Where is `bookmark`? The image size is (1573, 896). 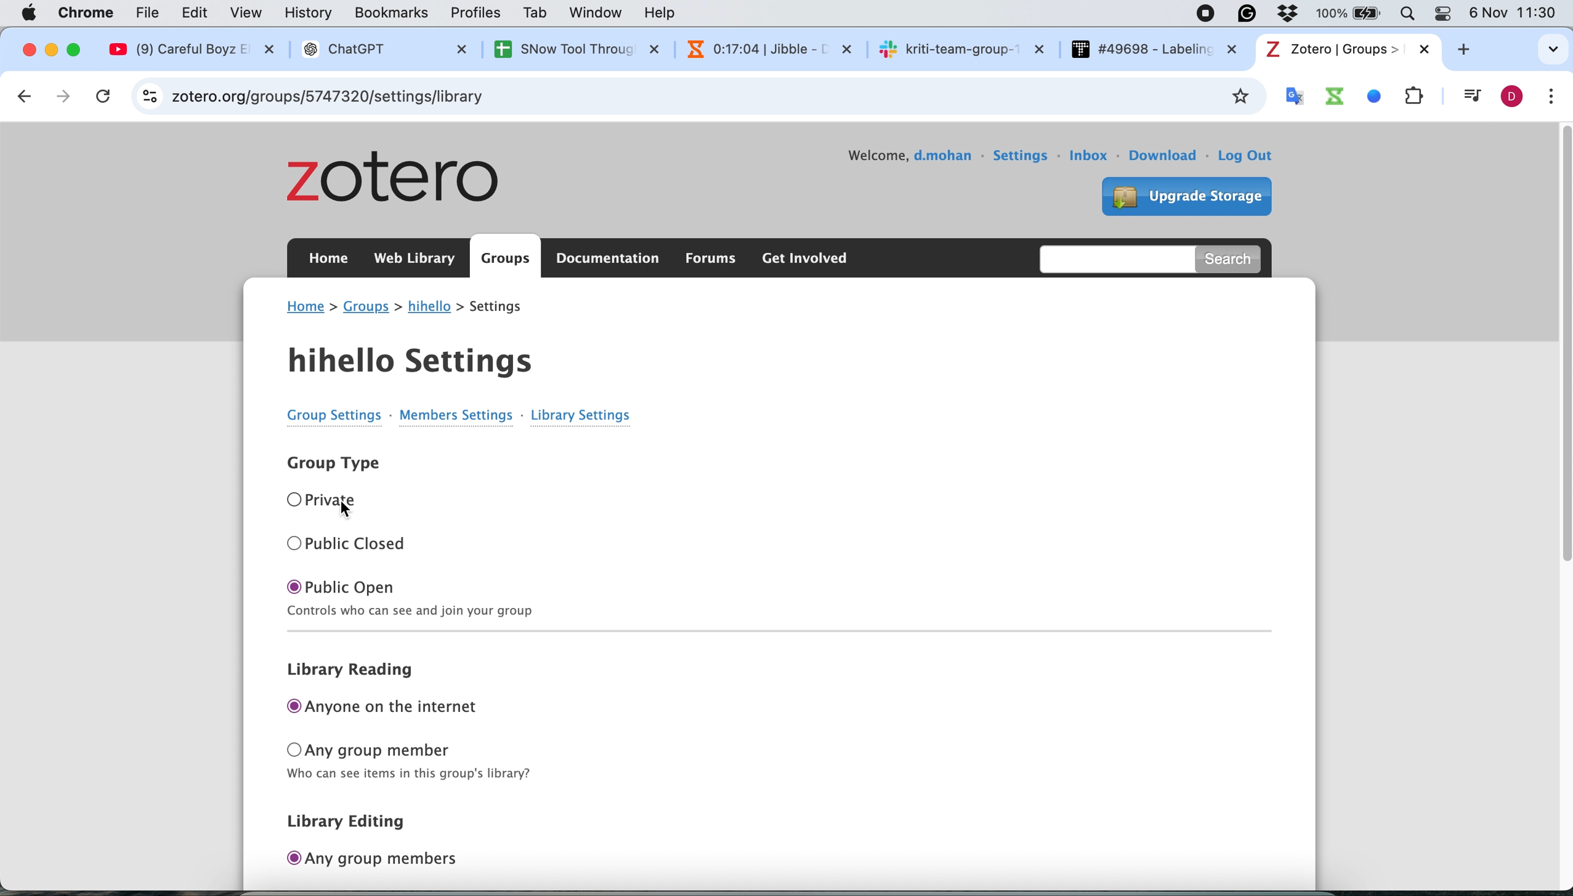 bookmark is located at coordinates (1238, 97).